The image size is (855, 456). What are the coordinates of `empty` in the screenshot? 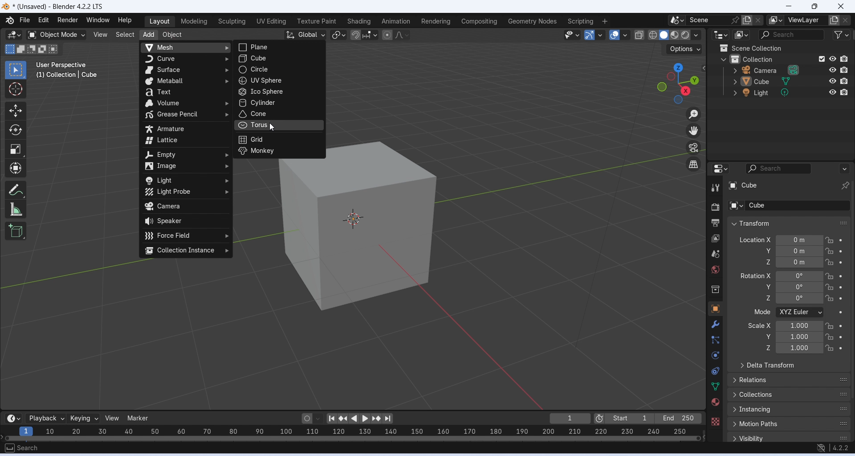 It's located at (186, 154).